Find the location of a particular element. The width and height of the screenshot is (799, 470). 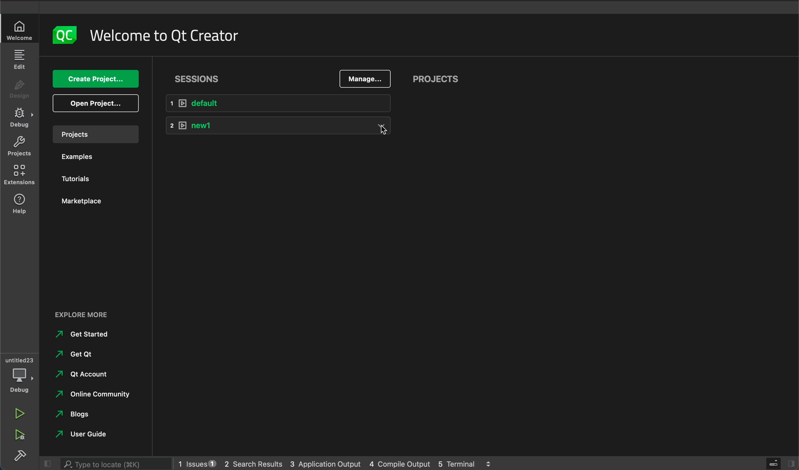

debug is located at coordinates (20, 120).